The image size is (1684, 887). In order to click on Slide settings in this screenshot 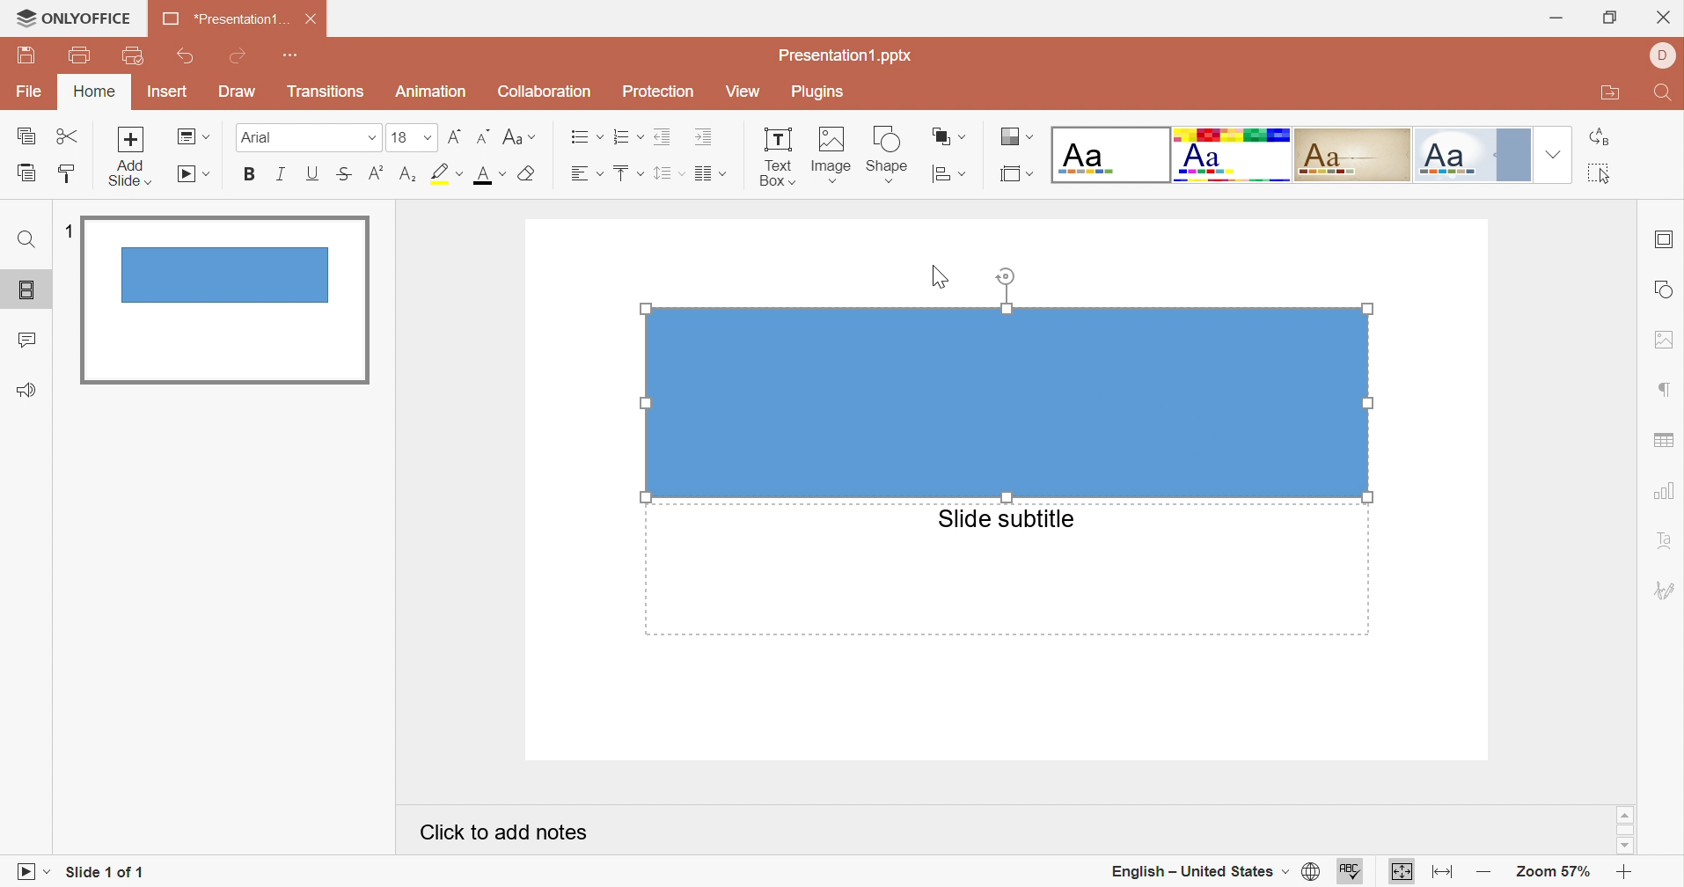, I will do `click(1665, 237)`.